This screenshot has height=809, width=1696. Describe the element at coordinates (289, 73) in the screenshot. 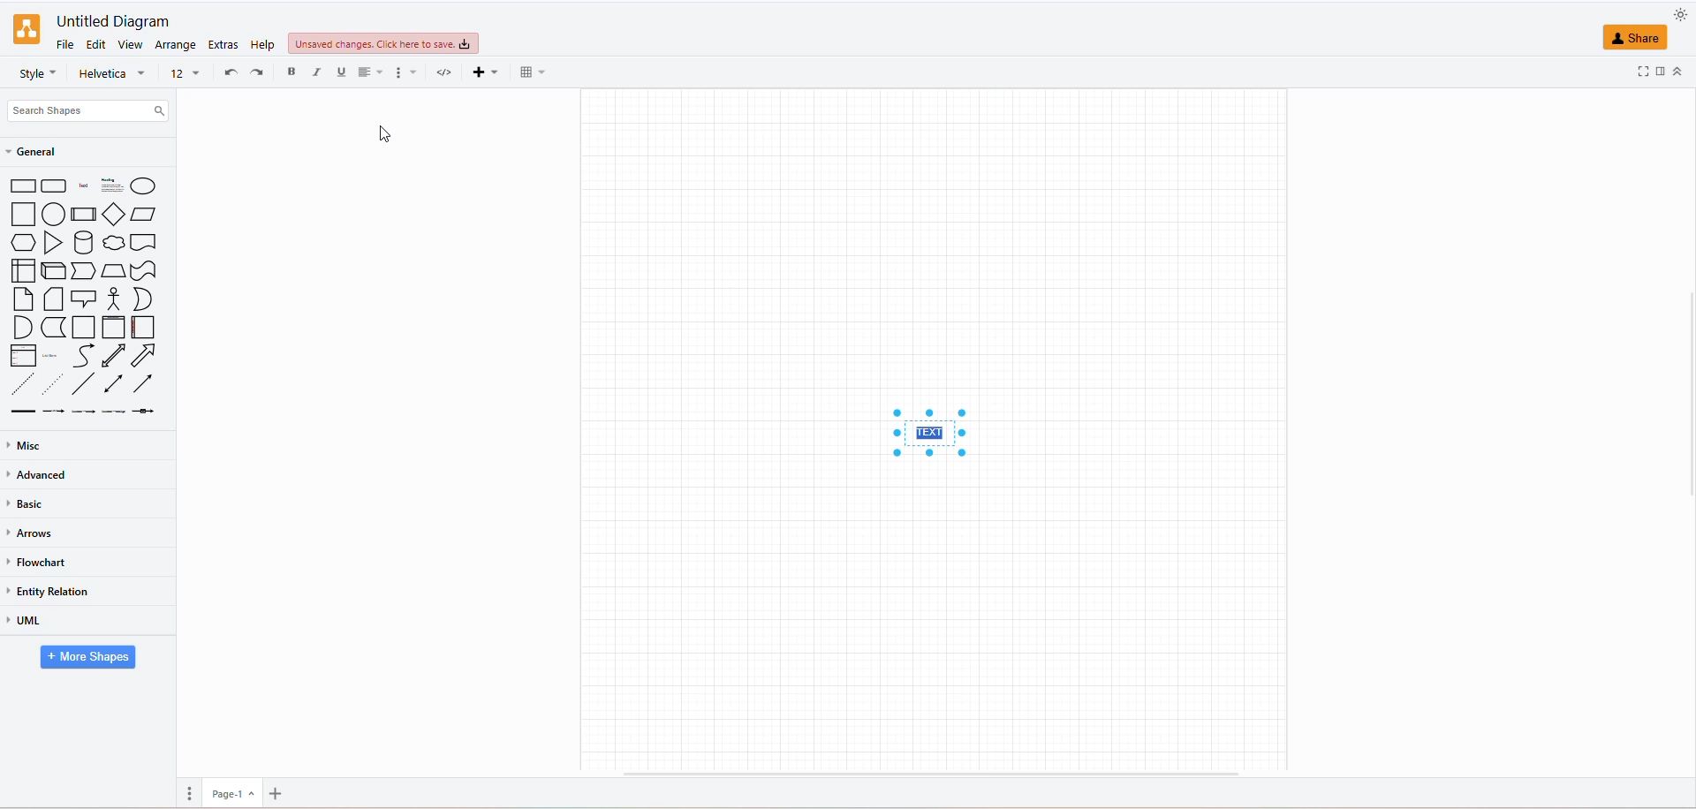

I see `bold` at that location.